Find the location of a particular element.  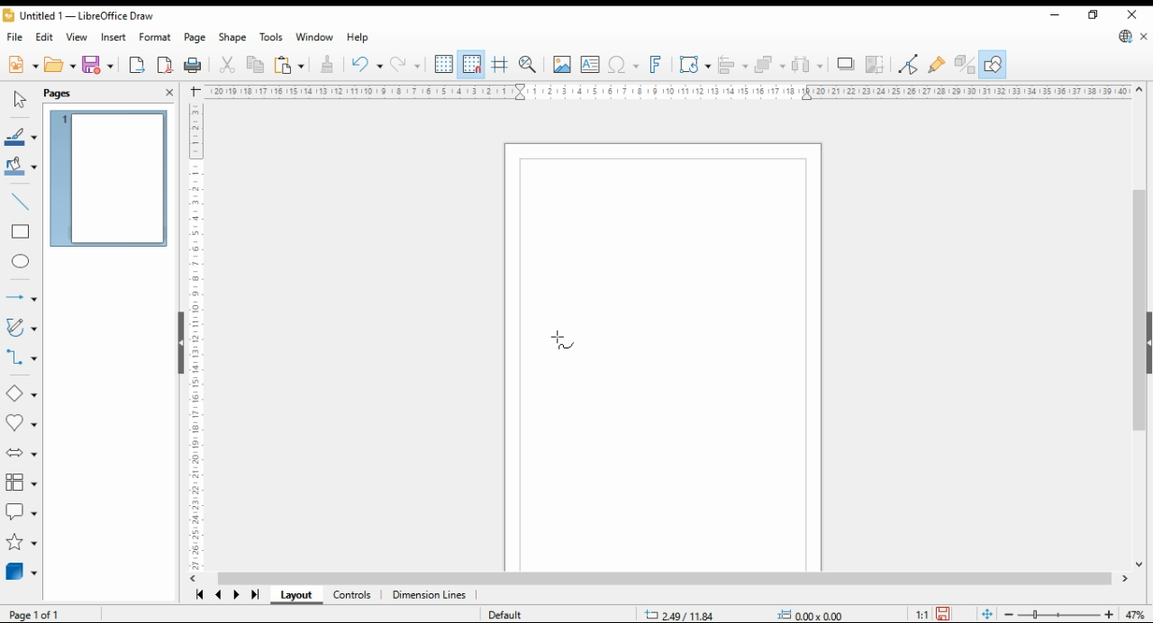

edit is located at coordinates (45, 37).